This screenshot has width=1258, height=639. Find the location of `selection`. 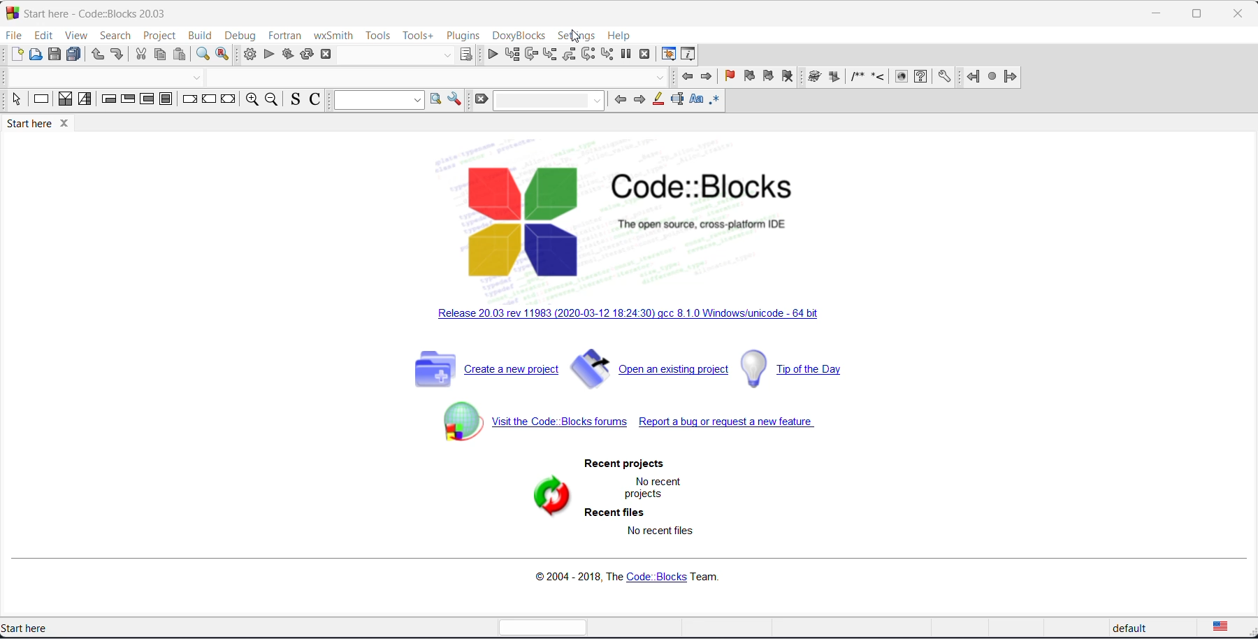

selection is located at coordinates (17, 99).